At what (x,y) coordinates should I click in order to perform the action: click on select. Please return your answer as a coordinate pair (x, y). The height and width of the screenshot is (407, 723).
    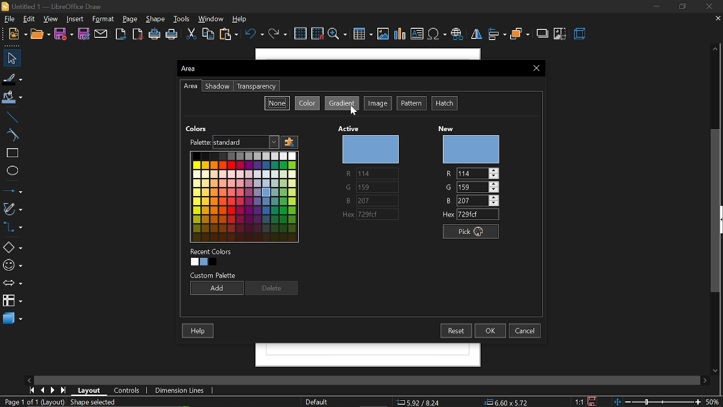
    Looking at the image, I should click on (12, 58).